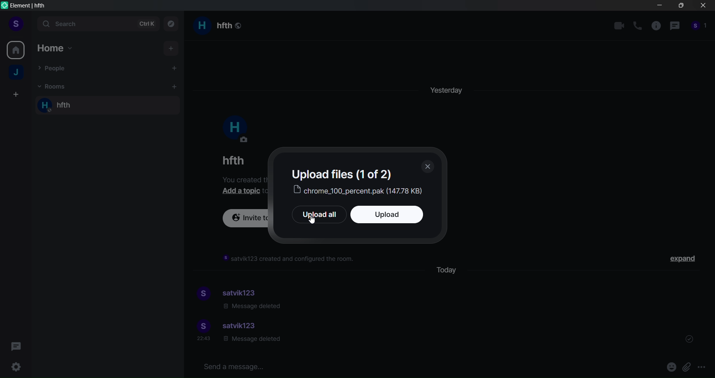  I want to click on thread, so click(674, 27).